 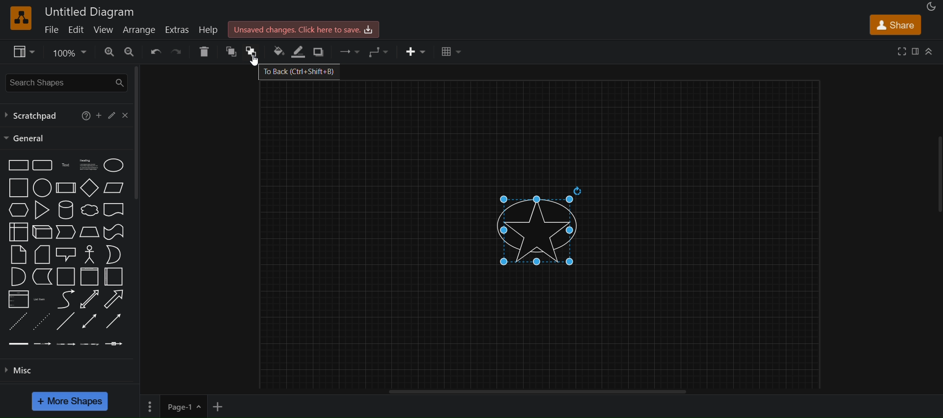 What do you see at coordinates (113, 164) in the screenshot?
I see `ellipse` at bounding box center [113, 164].